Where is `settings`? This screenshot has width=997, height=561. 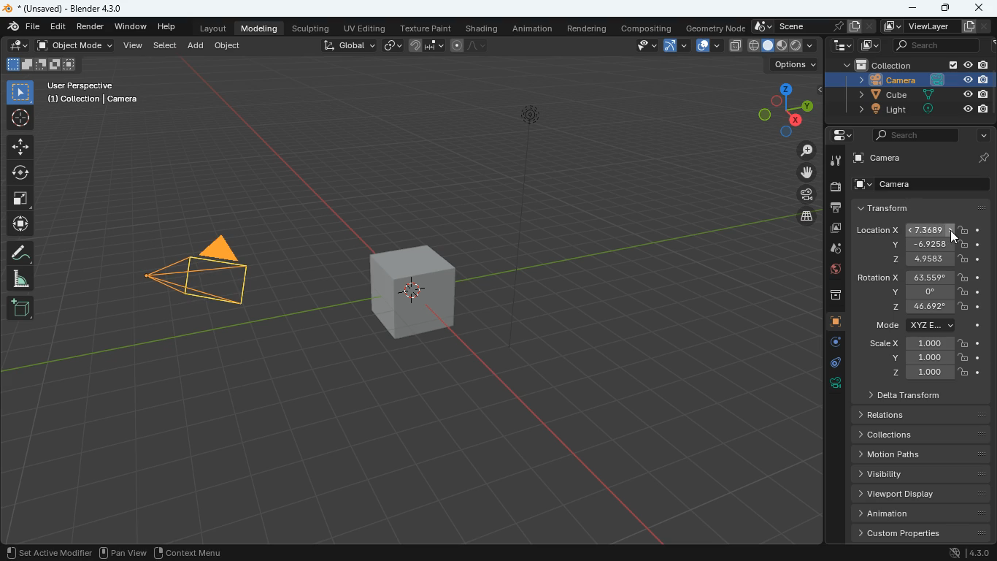
settings is located at coordinates (829, 343).